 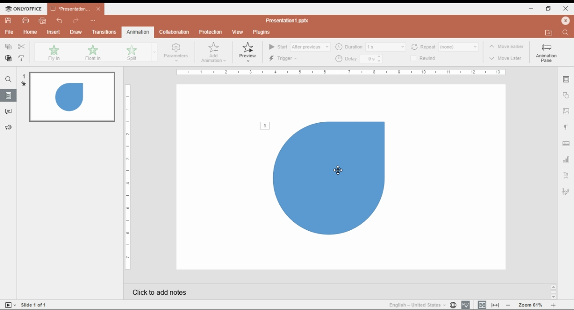 What do you see at coordinates (10, 126) in the screenshot?
I see `feedback and supportslide ` at bounding box center [10, 126].